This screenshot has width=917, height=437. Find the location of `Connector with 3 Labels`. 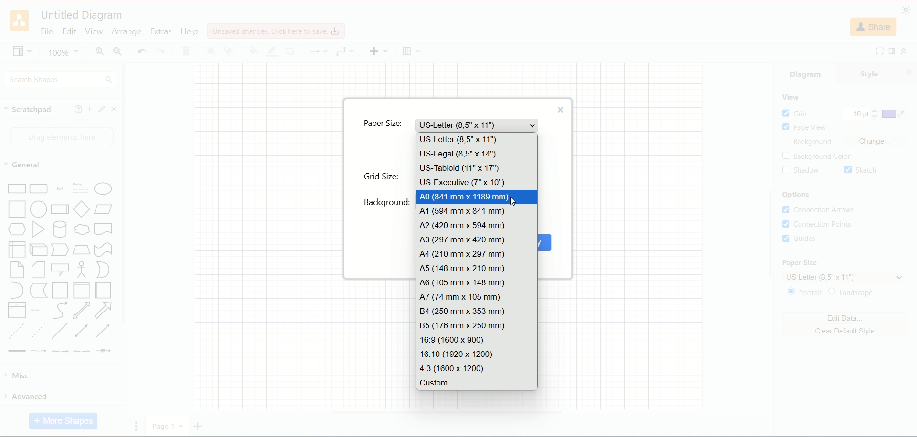

Connector with 3 Labels is located at coordinates (83, 351).